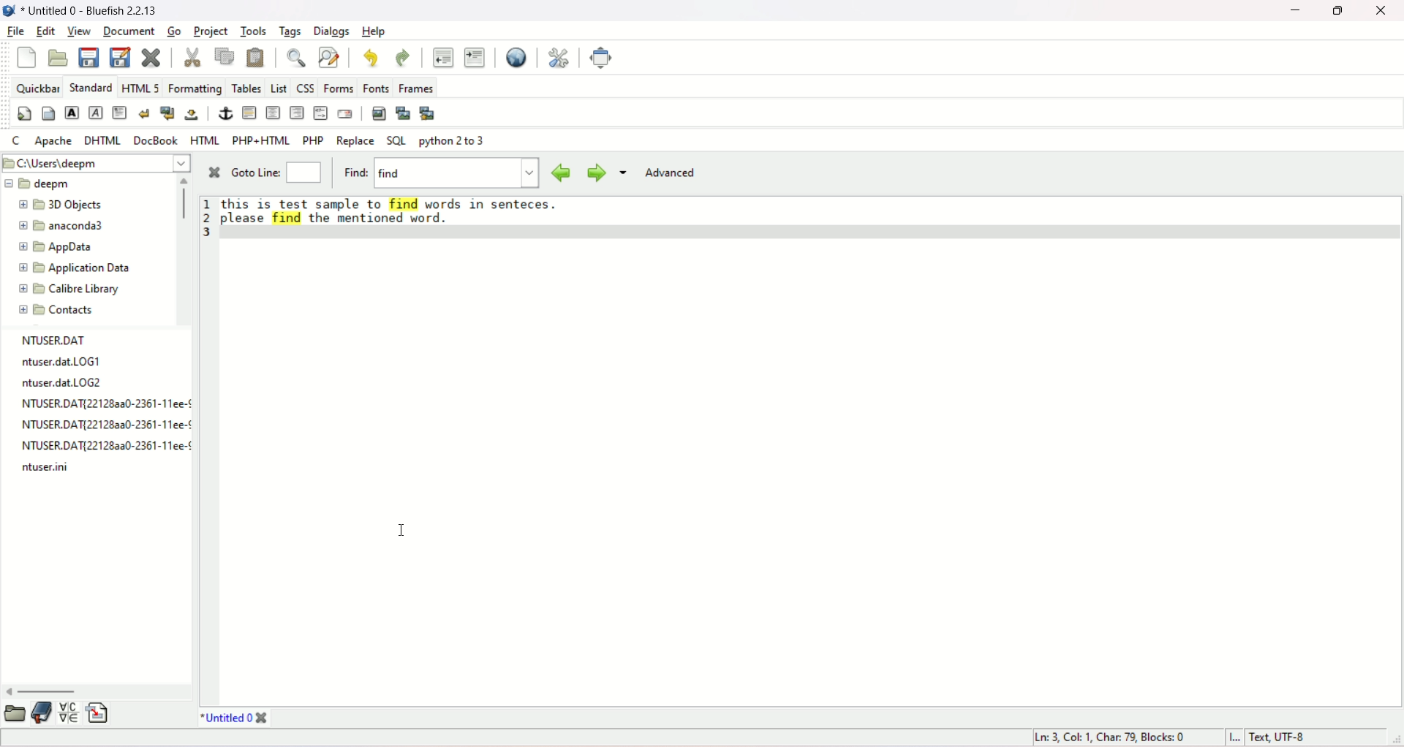 Image resolution: width=1404 pixels, height=747 pixels. I want to click on more options, so click(622, 174).